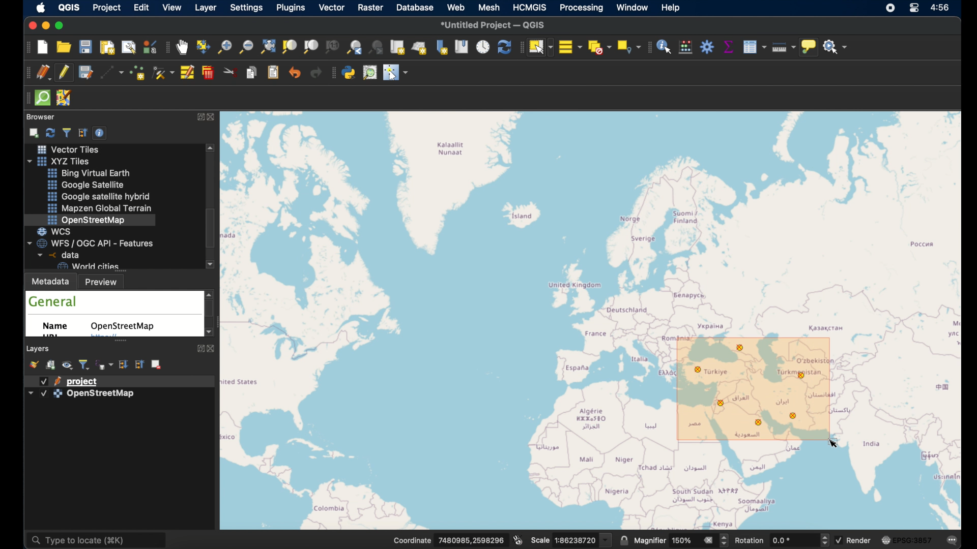 The image size is (977, 549). What do you see at coordinates (207, 333) in the screenshot?
I see `scroll down arrow` at bounding box center [207, 333].